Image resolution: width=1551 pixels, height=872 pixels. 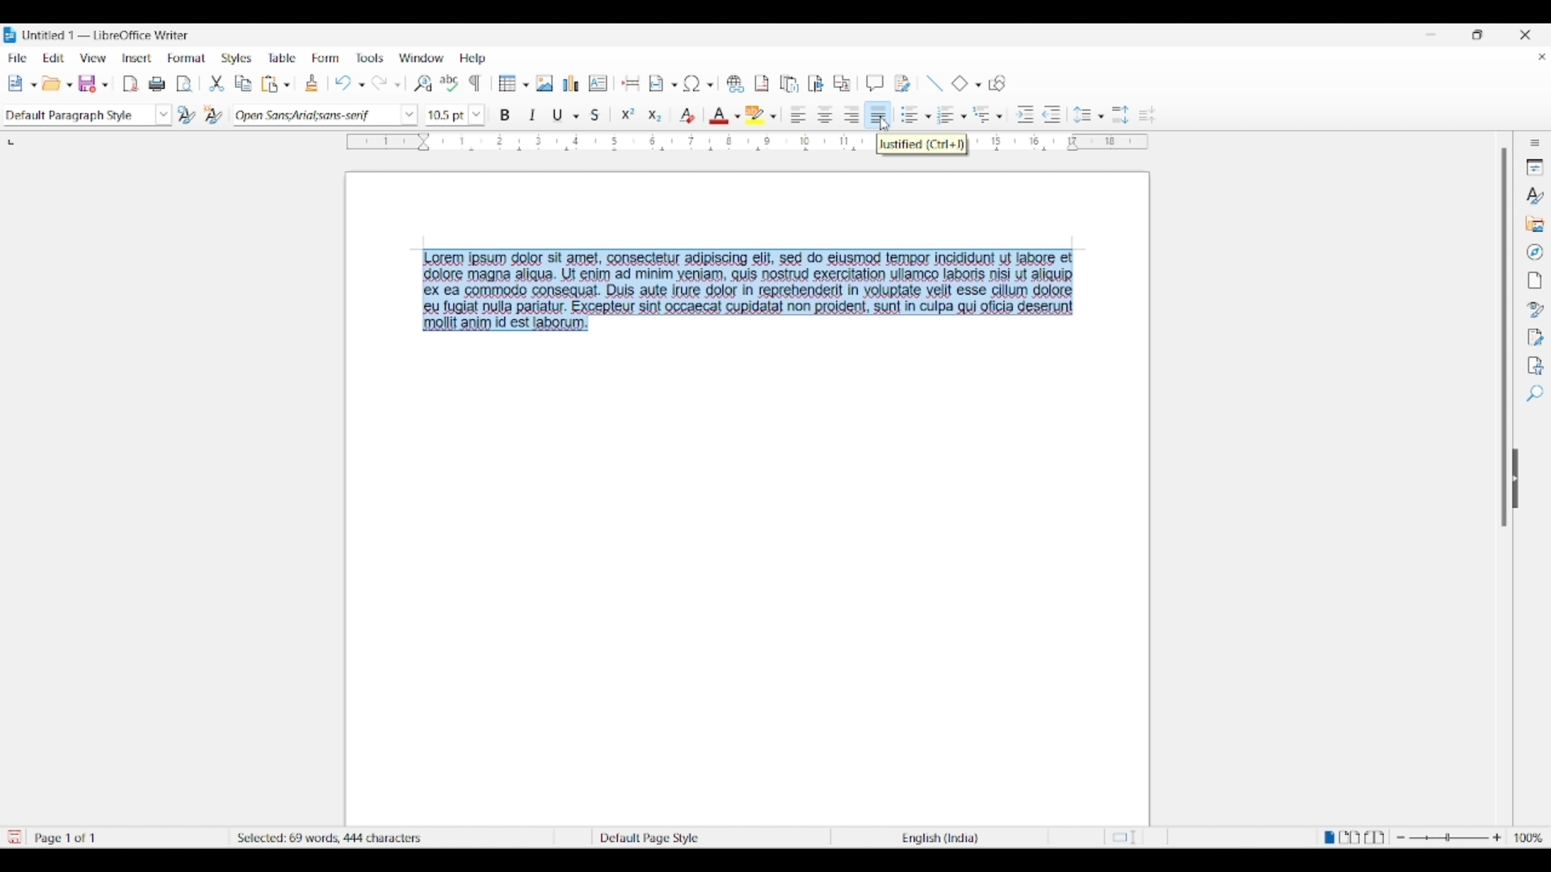 I want to click on Paragraph style options, so click(x=164, y=115).